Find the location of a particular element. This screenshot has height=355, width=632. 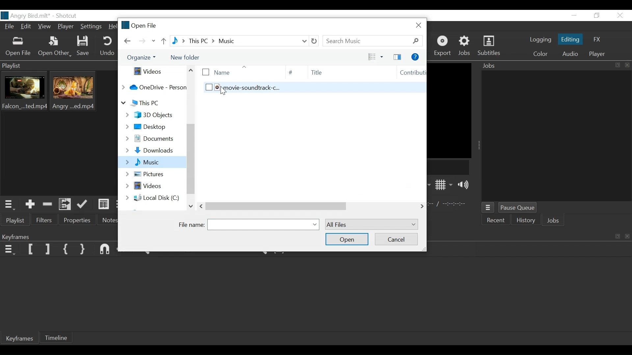

Audio is located at coordinates (570, 53).